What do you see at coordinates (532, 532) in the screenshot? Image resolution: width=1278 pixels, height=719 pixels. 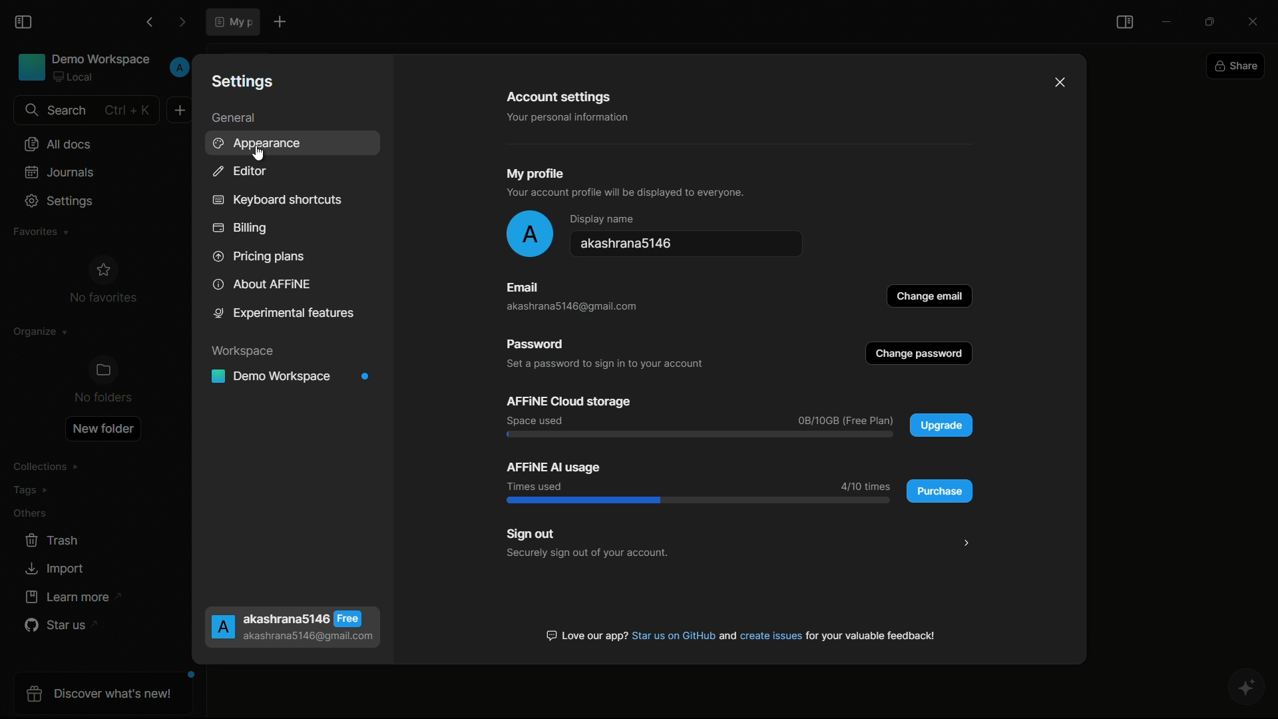 I see `sign out` at bounding box center [532, 532].